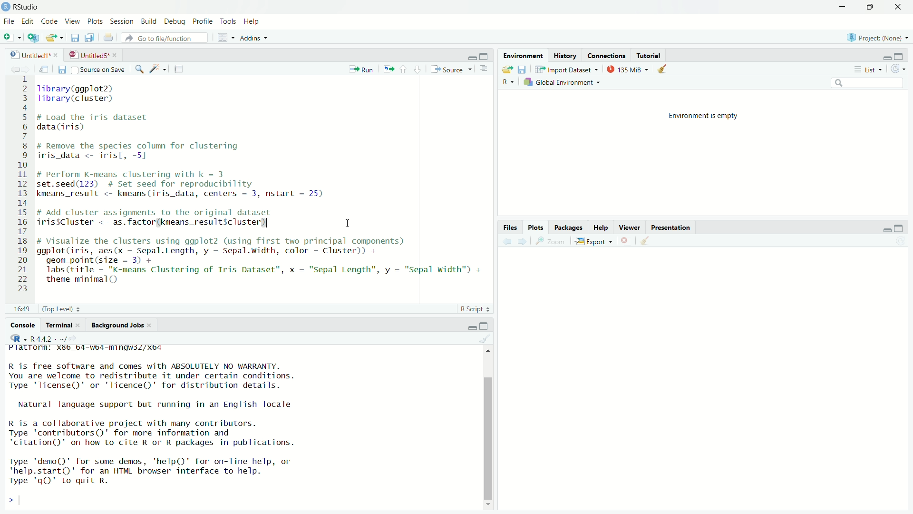 This screenshot has width=913, height=514. I want to click on maximize, so click(868, 7).